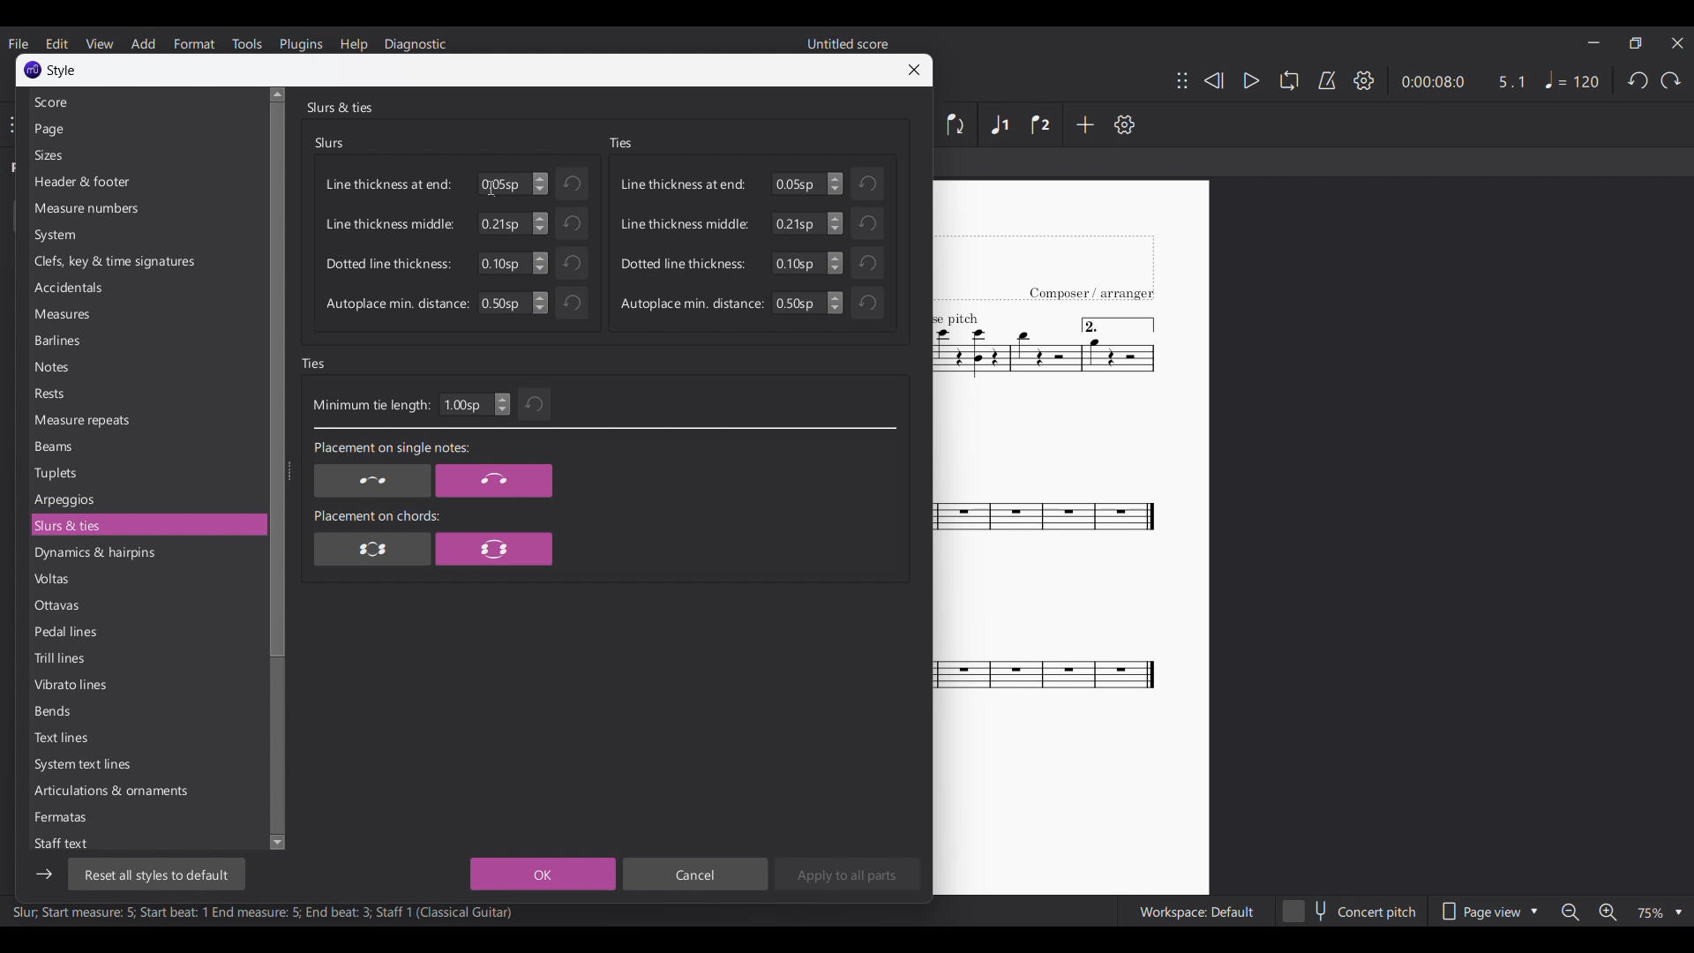  I want to click on Slurs, so click(330, 143).